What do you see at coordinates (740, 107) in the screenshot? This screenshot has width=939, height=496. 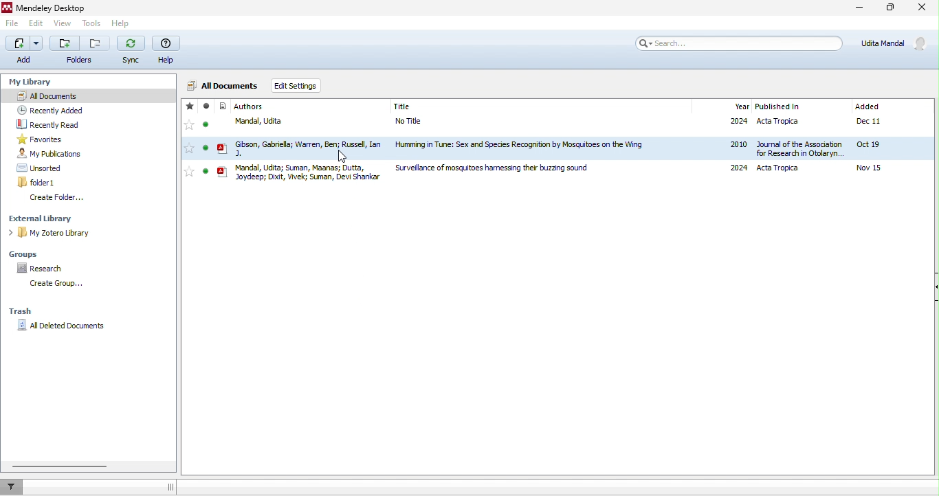 I see `year` at bounding box center [740, 107].